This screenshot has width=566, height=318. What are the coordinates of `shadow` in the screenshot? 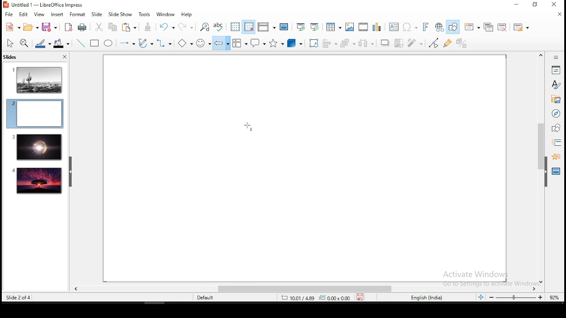 It's located at (385, 42).